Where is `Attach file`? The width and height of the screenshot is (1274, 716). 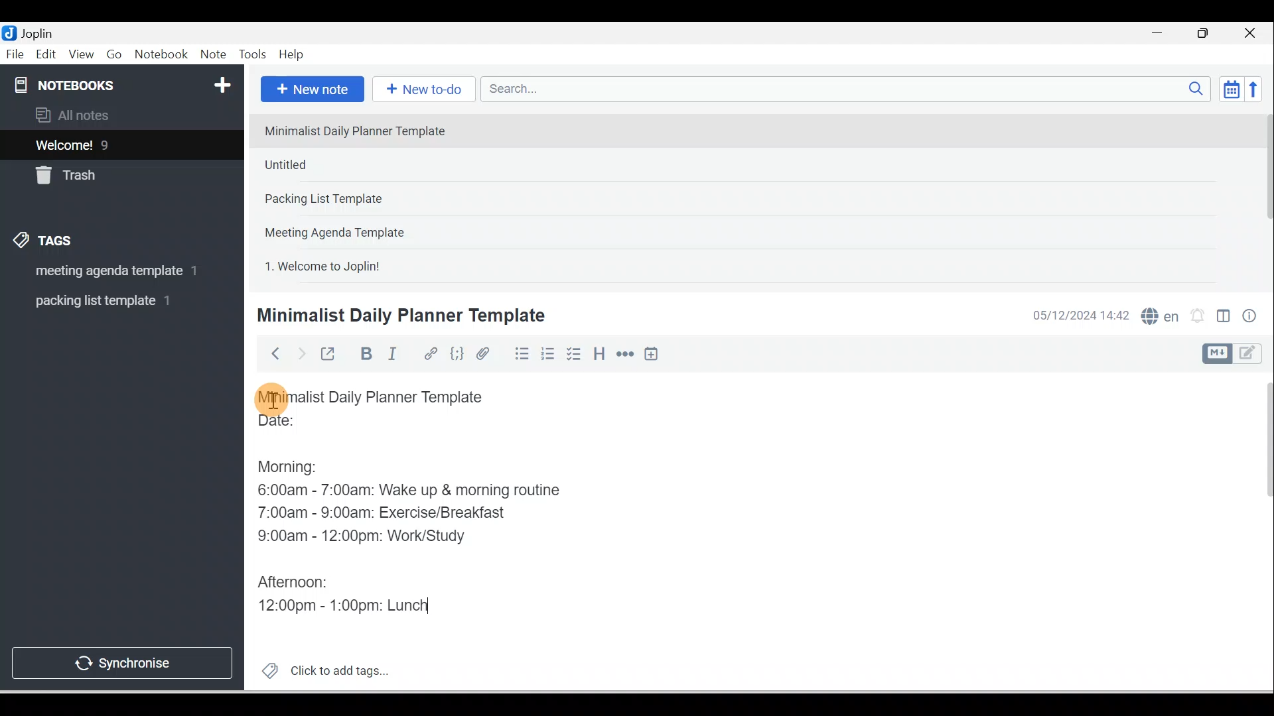
Attach file is located at coordinates (486, 353).